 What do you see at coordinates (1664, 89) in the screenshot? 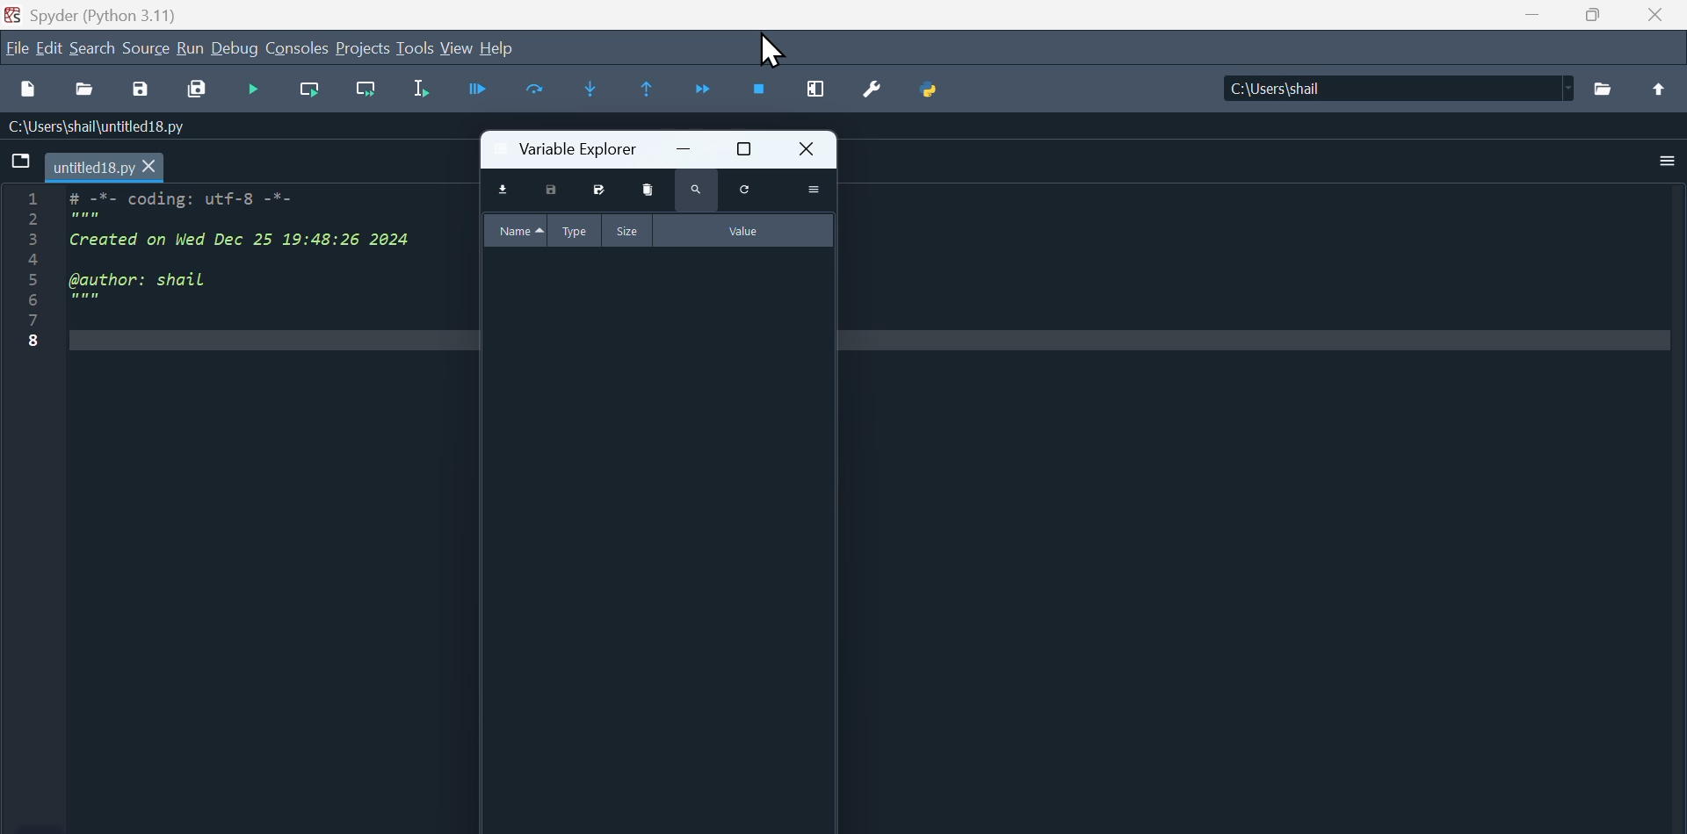
I see `icon` at bounding box center [1664, 89].